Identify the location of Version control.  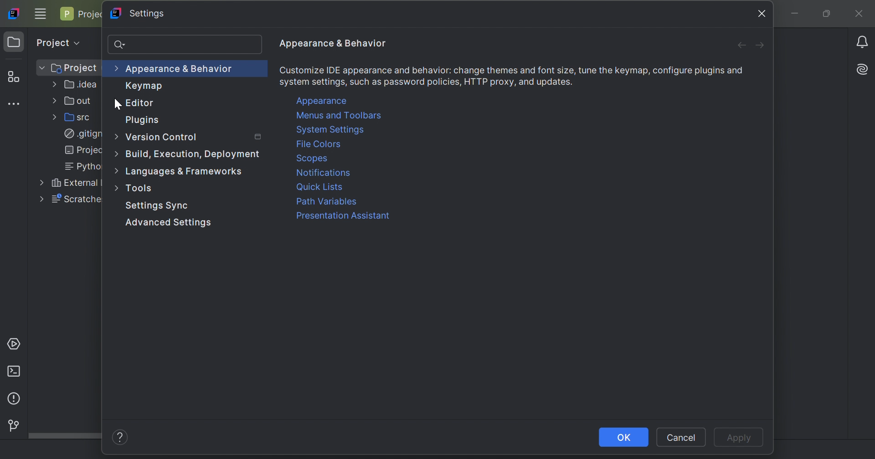
(157, 138).